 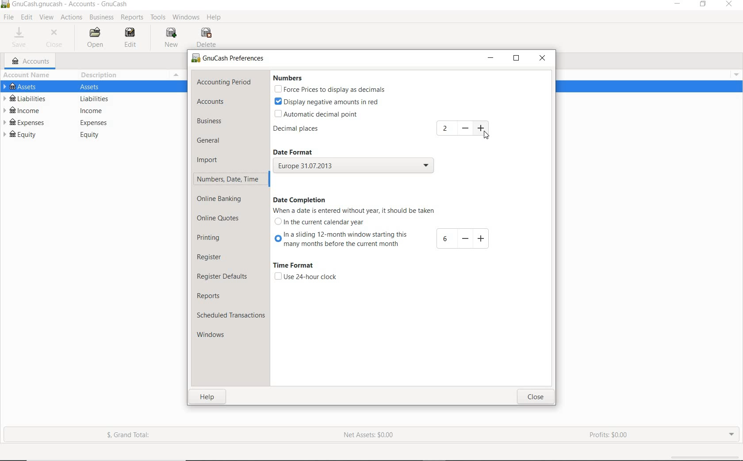 What do you see at coordinates (181, 75) in the screenshot?
I see `TOTAL` at bounding box center [181, 75].